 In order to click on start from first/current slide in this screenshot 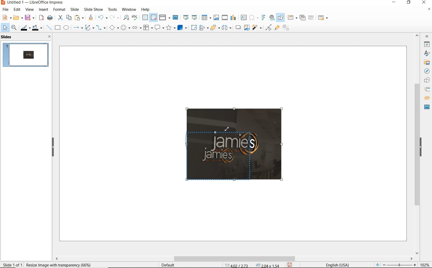, I will do `click(190, 17)`.